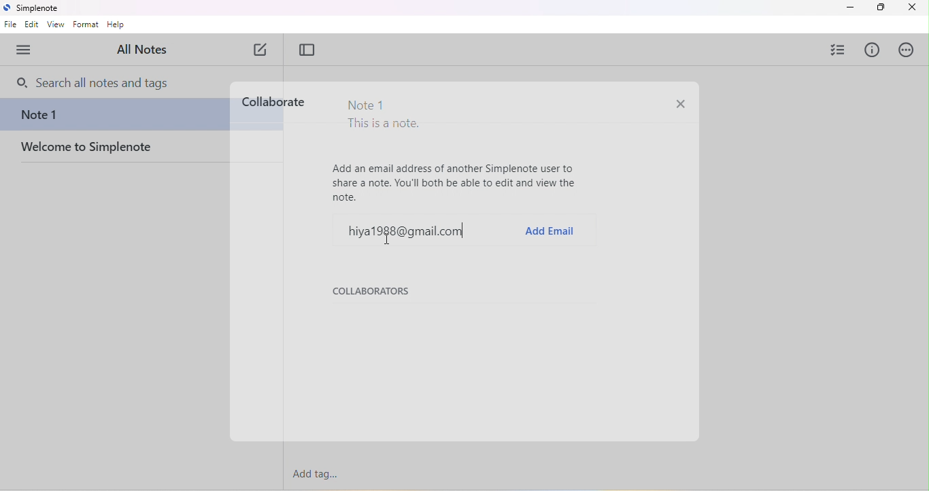 This screenshot has width=929, height=491. What do you see at coordinates (849, 8) in the screenshot?
I see `minimize` at bounding box center [849, 8].